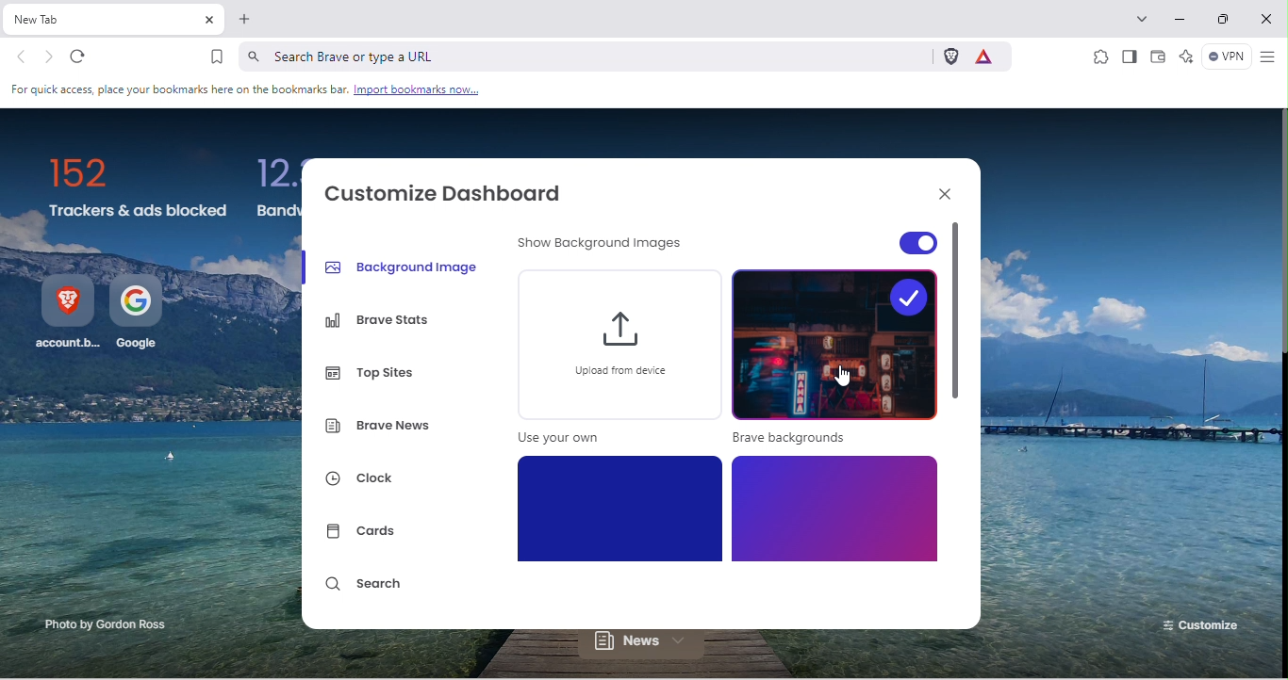 The width and height of the screenshot is (1288, 680). Describe the element at coordinates (92, 626) in the screenshot. I see `Photo by lori jean` at that location.